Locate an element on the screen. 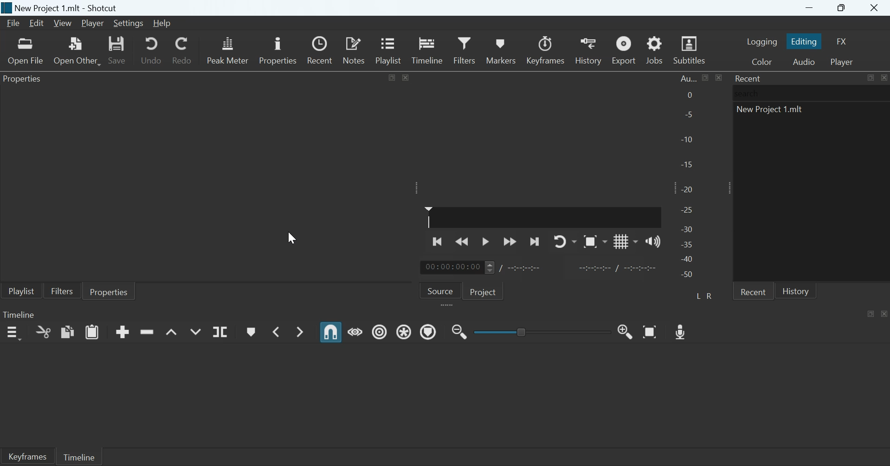 This screenshot has height=466, width=890. Start marker/End marker is located at coordinates (619, 267).